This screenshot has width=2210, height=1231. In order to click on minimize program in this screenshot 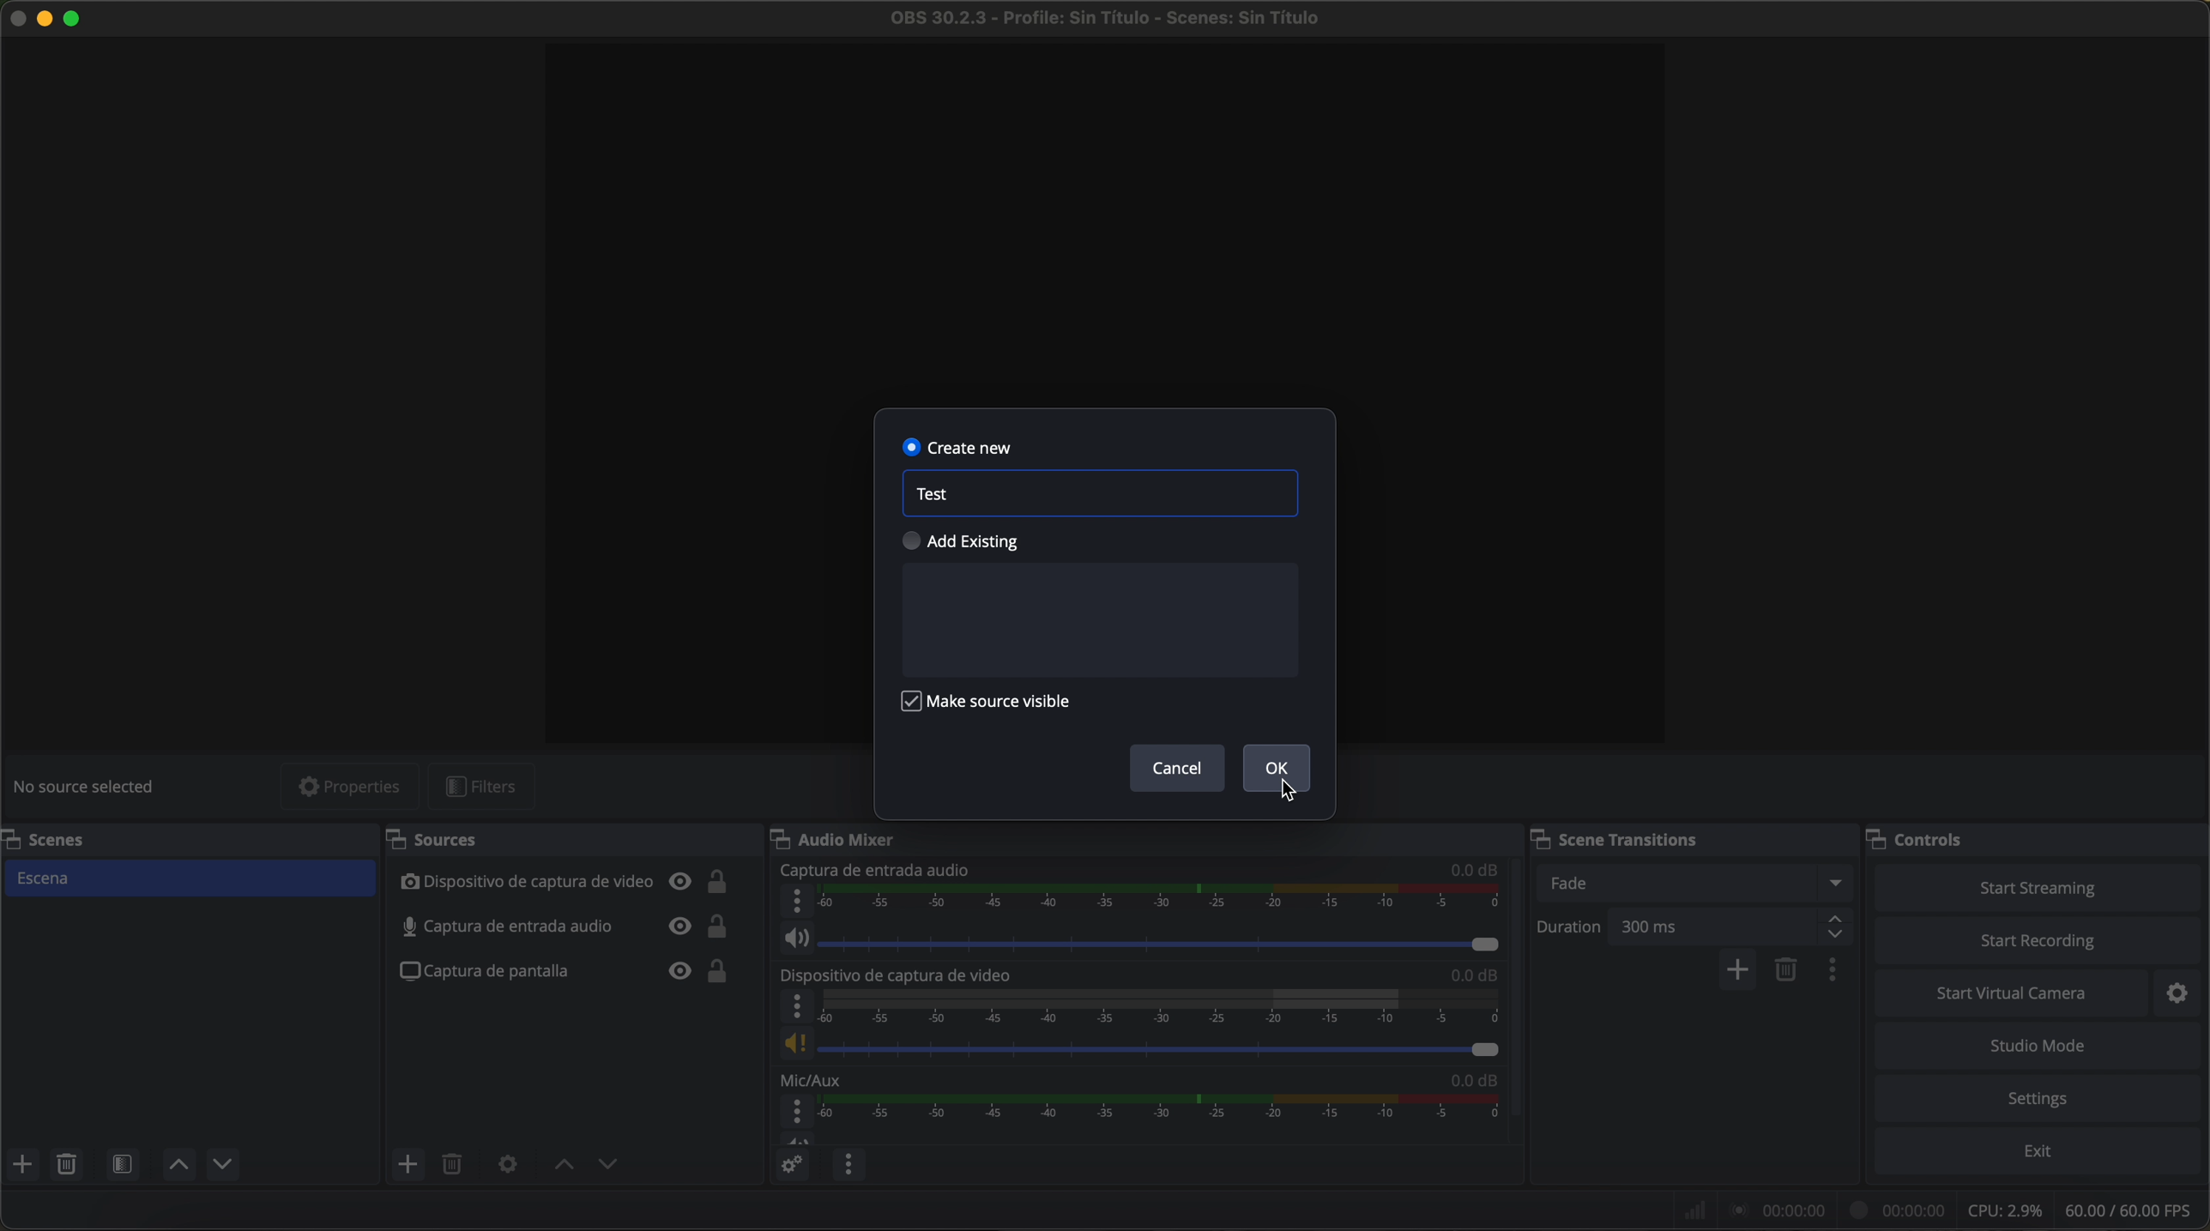, I will do `click(45, 18)`.